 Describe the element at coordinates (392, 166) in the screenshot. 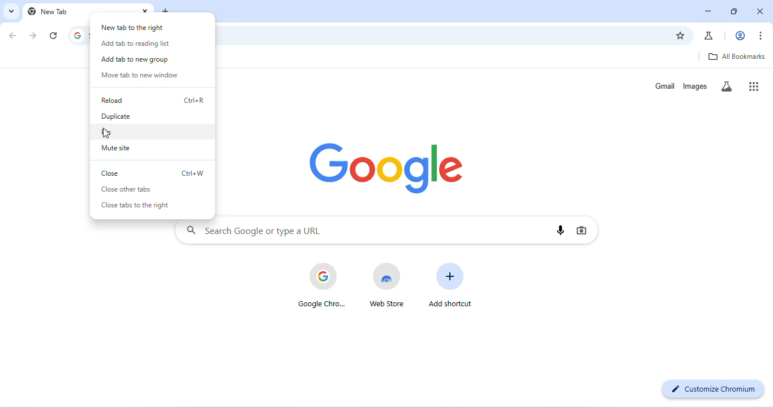

I see `google logo` at that location.